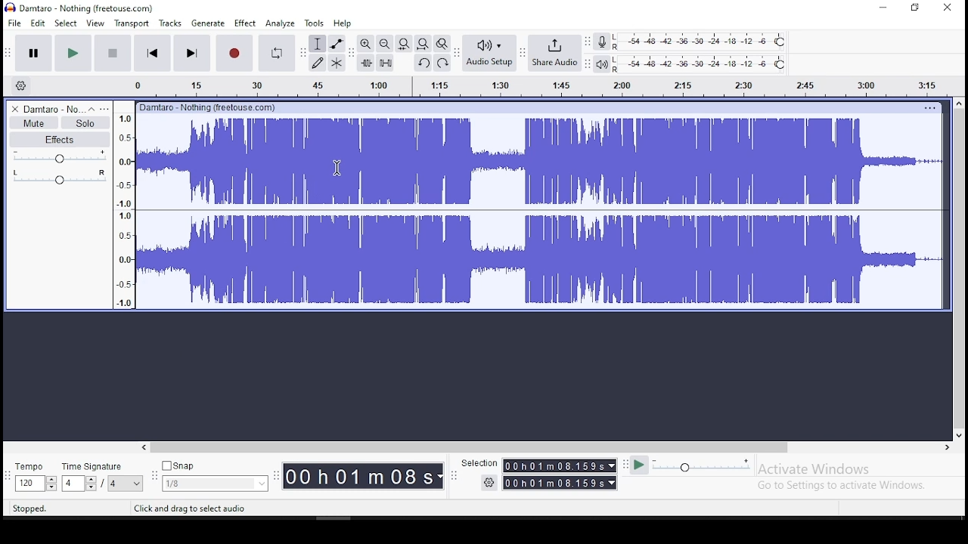 The image size is (968, 544). What do you see at coordinates (122, 212) in the screenshot?
I see `` at bounding box center [122, 212].